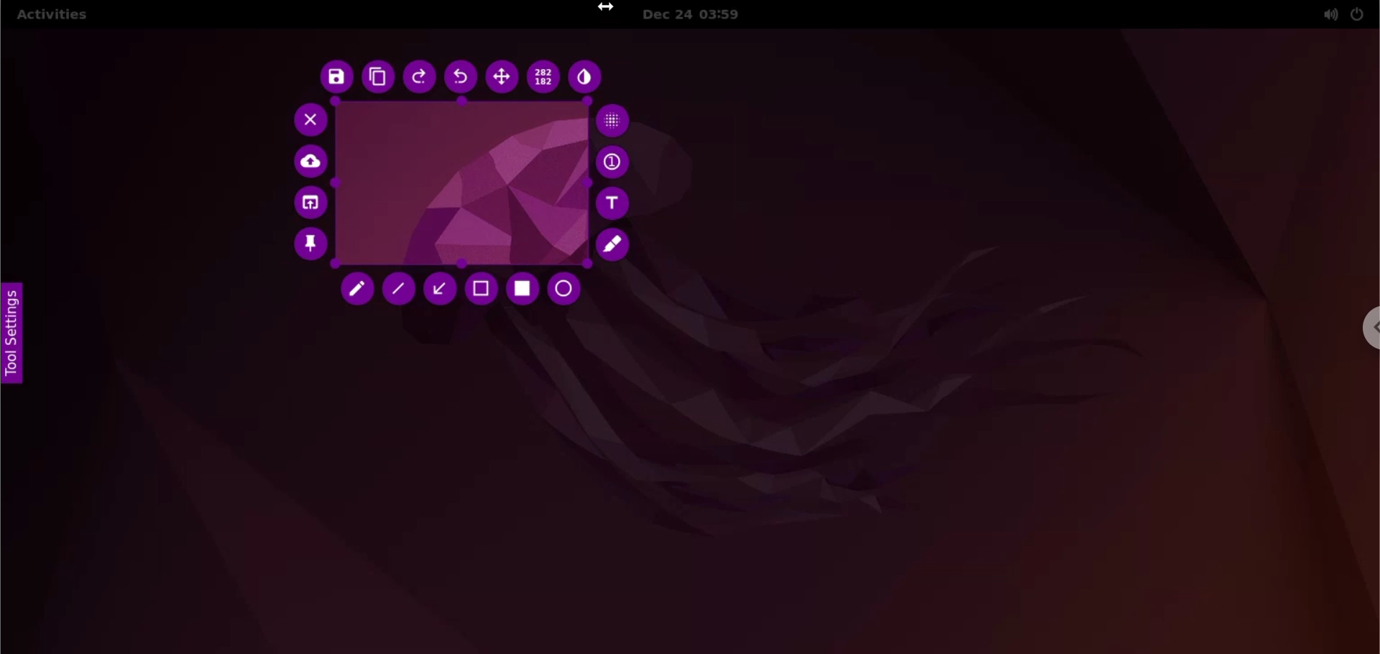  Describe the element at coordinates (613, 121) in the screenshot. I see `pixelette` at that location.